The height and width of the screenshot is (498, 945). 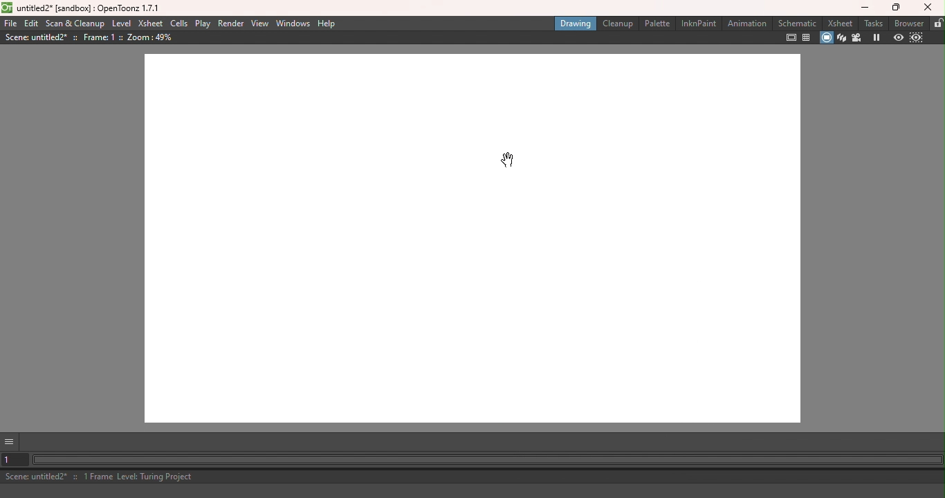 I want to click on File, so click(x=9, y=23).